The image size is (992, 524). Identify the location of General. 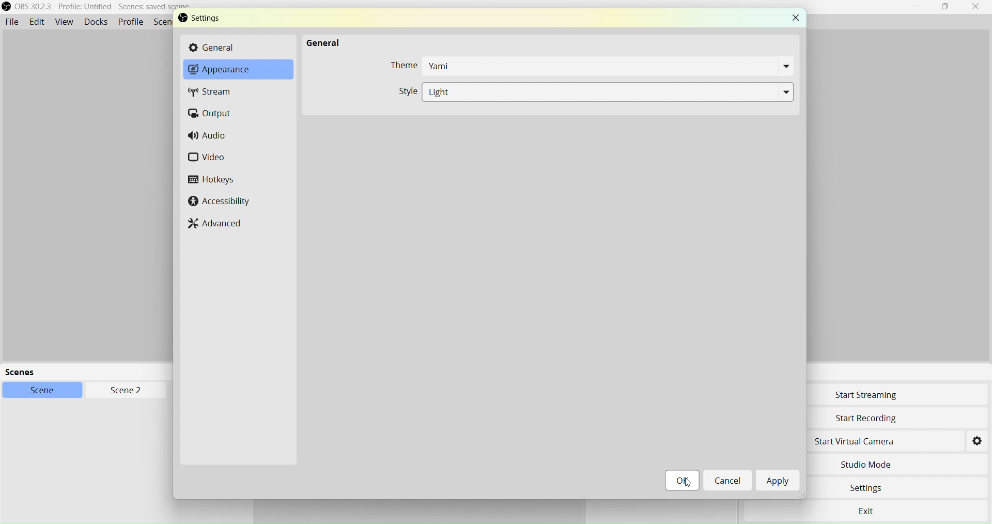
(320, 41).